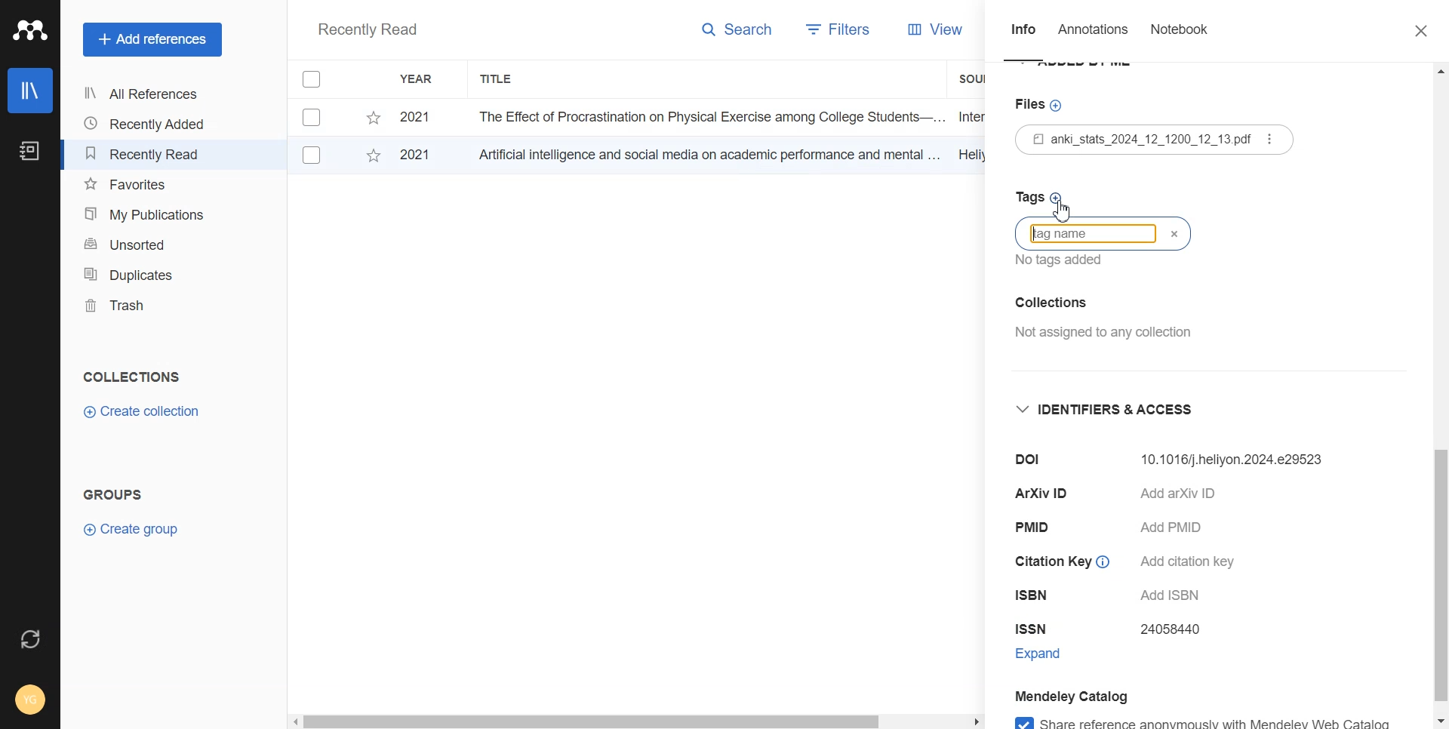 Image resolution: width=1449 pixels, height=729 pixels. I want to click on Add Tag, so click(1087, 233).